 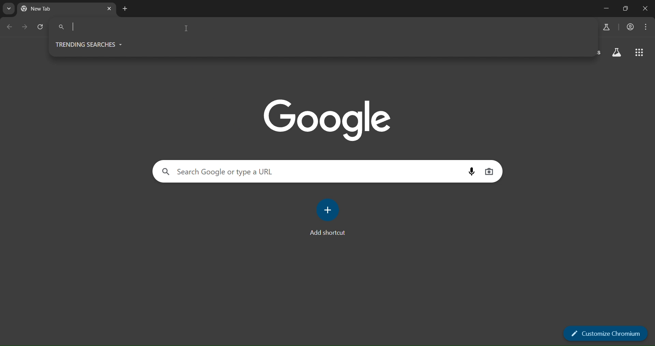 I want to click on New Tab, so click(x=45, y=10).